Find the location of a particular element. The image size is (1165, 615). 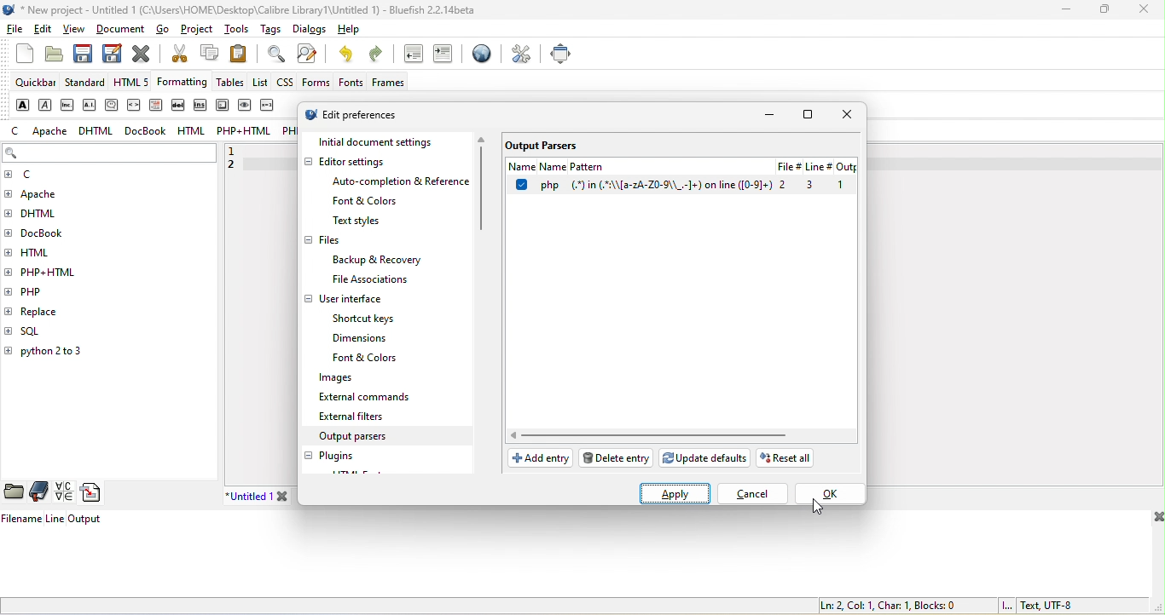

snippets is located at coordinates (95, 493).